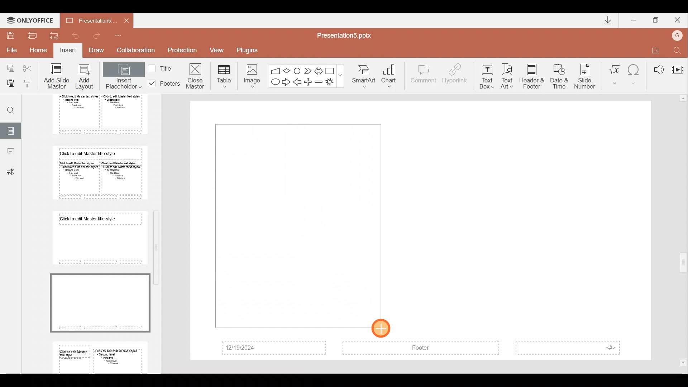 The height and width of the screenshot is (387, 688). What do you see at coordinates (348, 35) in the screenshot?
I see `Document name` at bounding box center [348, 35].